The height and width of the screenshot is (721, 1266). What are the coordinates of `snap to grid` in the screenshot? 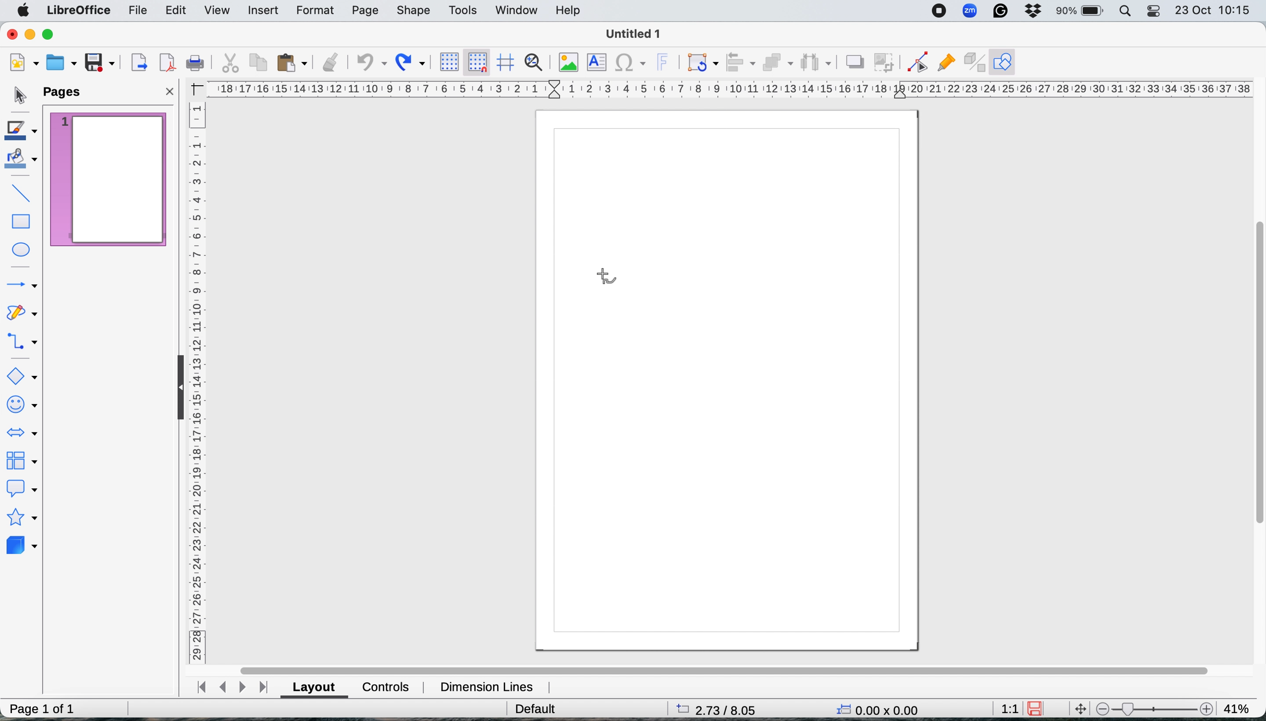 It's located at (477, 63).